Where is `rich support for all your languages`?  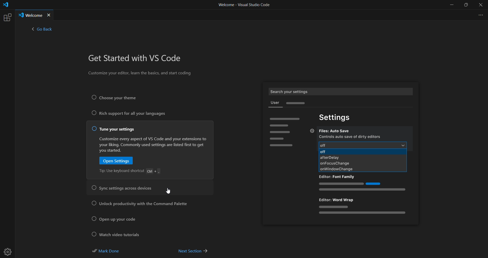
rich support for all your languages is located at coordinates (128, 114).